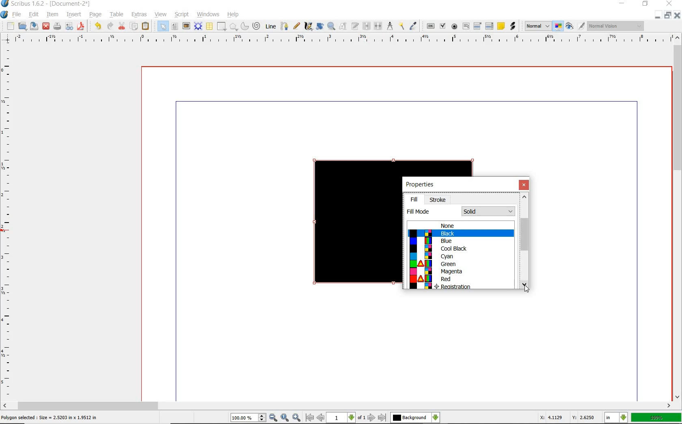  What do you see at coordinates (414, 26) in the screenshot?
I see `eye dropper` at bounding box center [414, 26].